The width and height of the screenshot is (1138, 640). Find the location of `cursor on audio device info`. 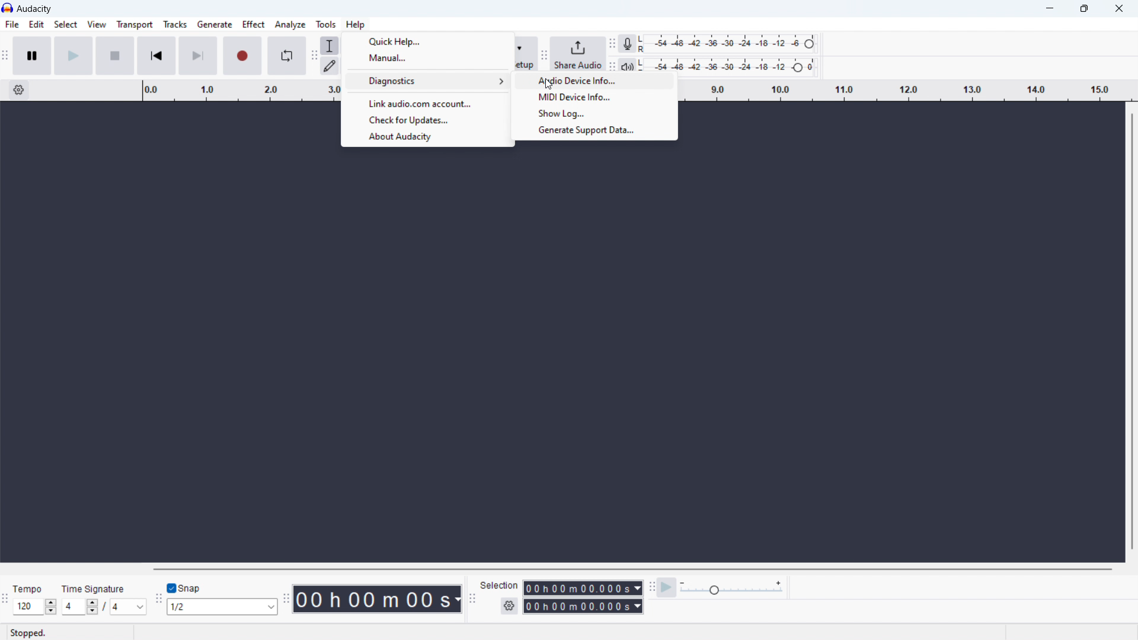

cursor on audio device info is located at coordinates (597, 82).